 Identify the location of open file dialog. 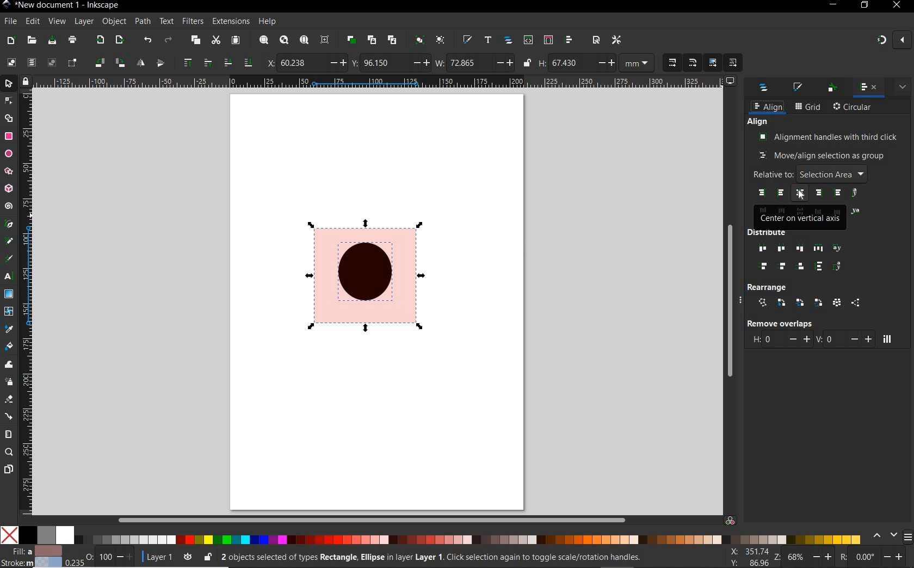
(32, 41).